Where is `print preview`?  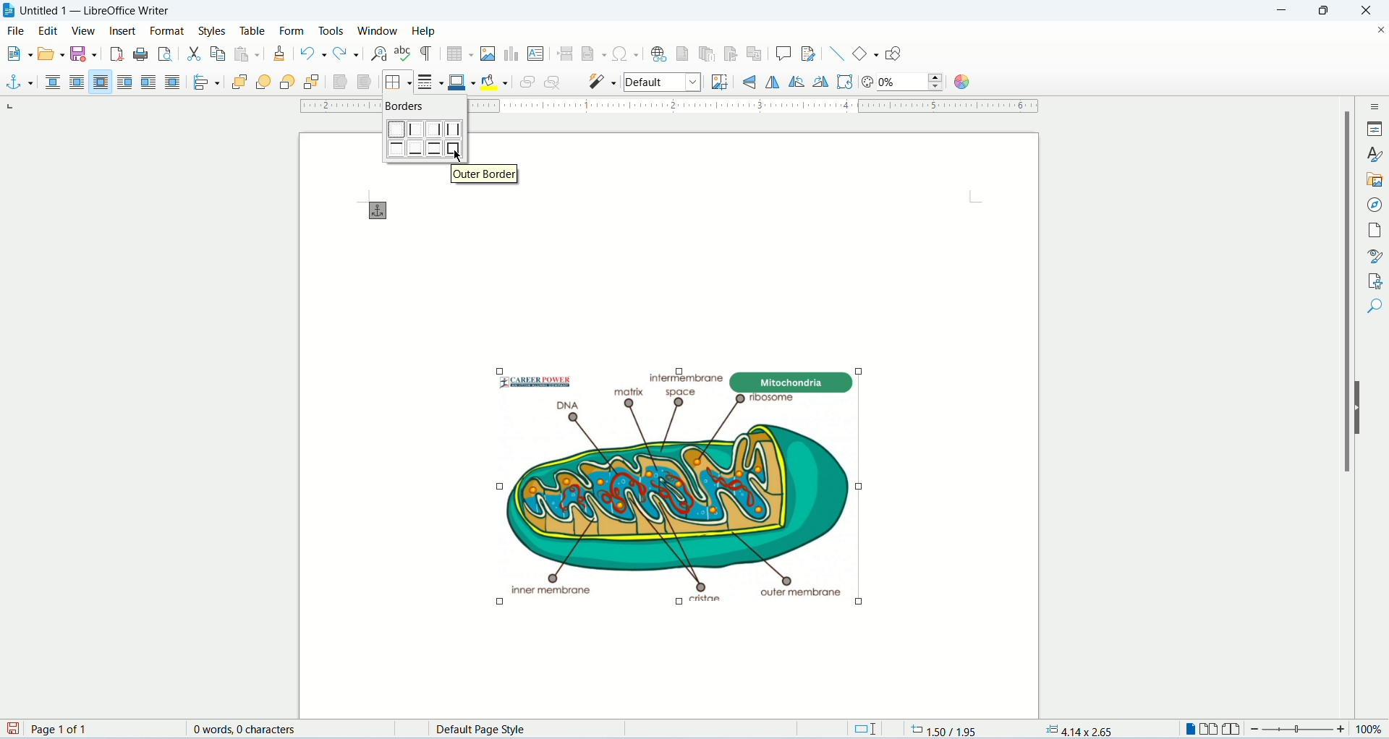
print preview is located at coordinates (166, 54).